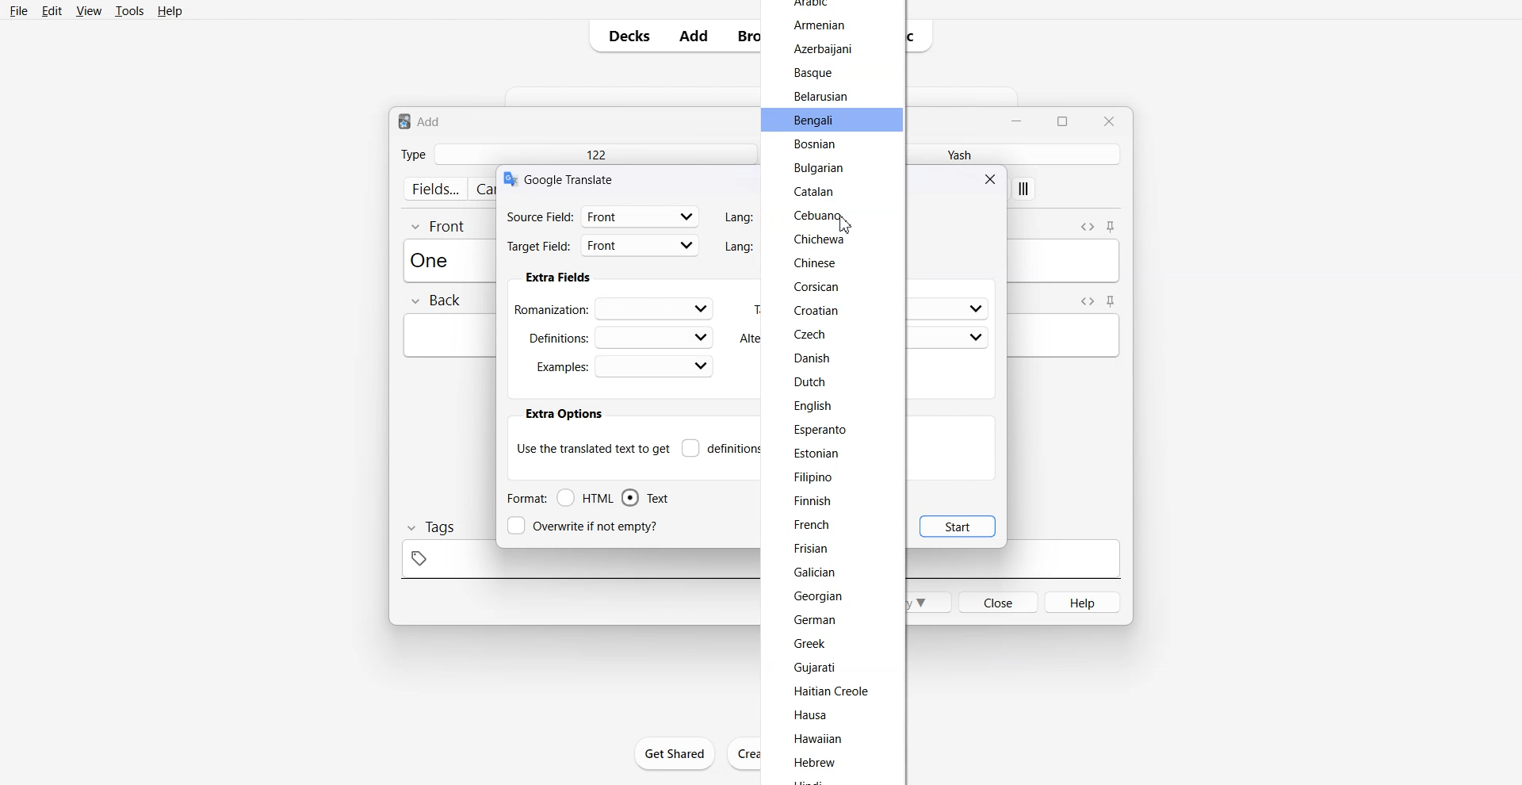  What do you see at coordinates (603, 216) in the screenshot?
I see `Source filed` at bounding box center [603, 216].